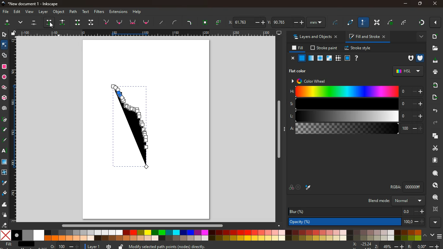 The width and height of the screenshot is (443, 249). What do you see at coordinates (312, 81) in the screenshot?
I see `color wheel` at bounding box center [312, 81].